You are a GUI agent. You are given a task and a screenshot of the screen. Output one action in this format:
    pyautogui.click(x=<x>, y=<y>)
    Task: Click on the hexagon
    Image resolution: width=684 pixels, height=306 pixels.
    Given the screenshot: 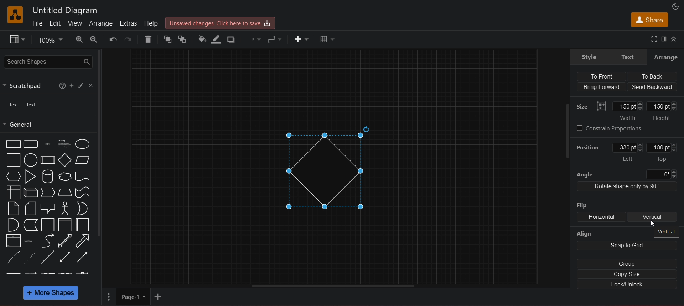 What is the action you would take?
    pyautogui.click(x=12, y=176)
    